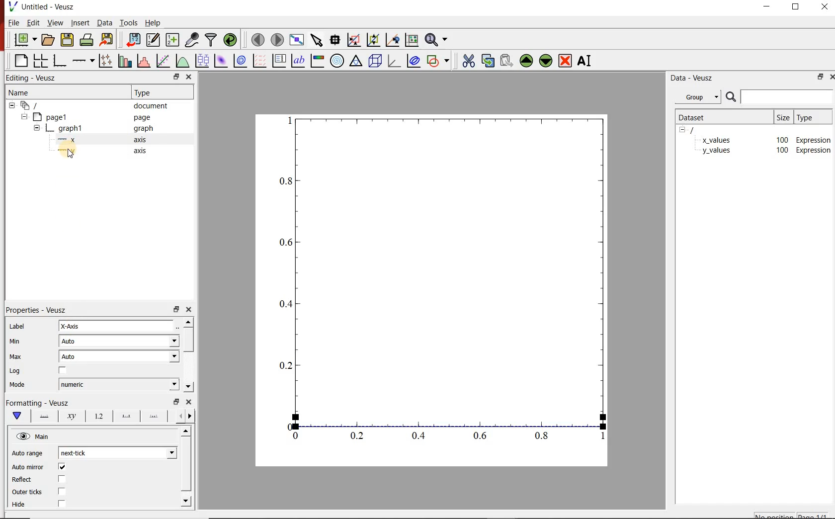  I want to click on hide, so click(24, 116).